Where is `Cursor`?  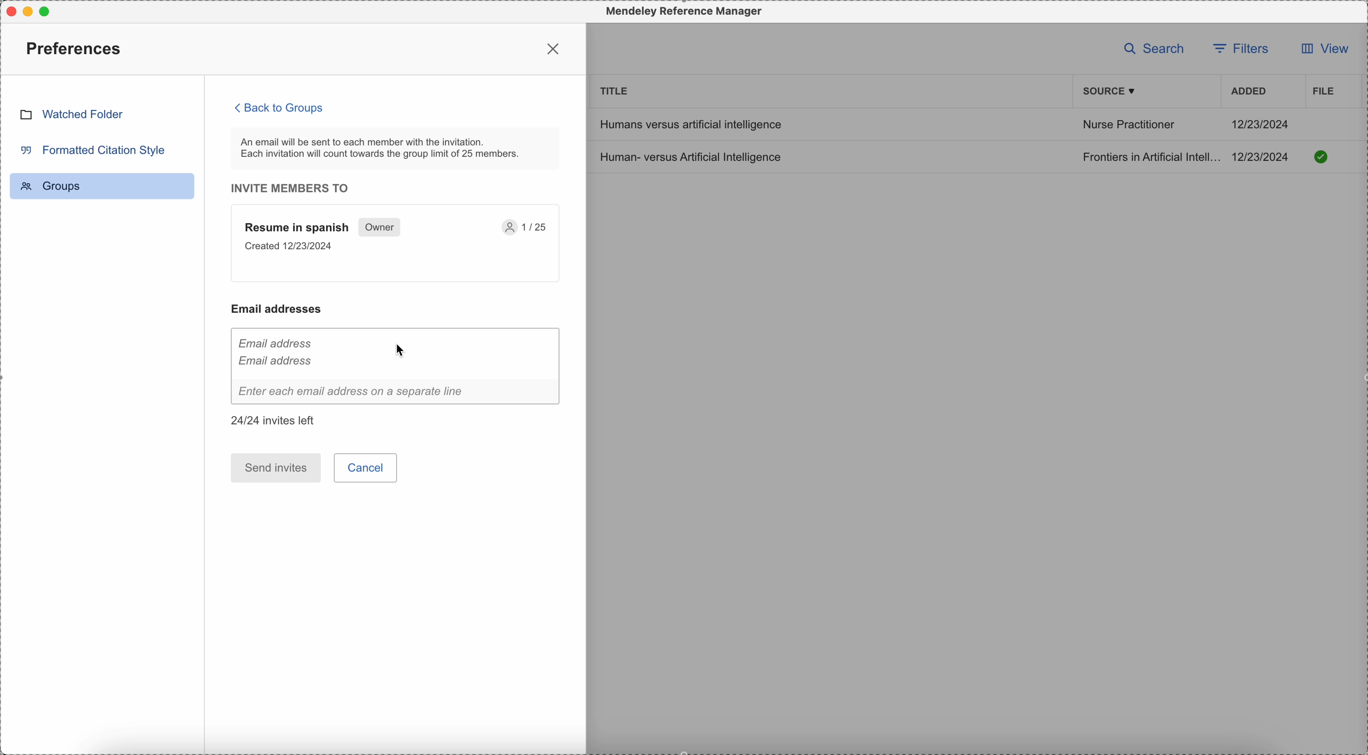 Cursor is located at coordinates (399, 349).